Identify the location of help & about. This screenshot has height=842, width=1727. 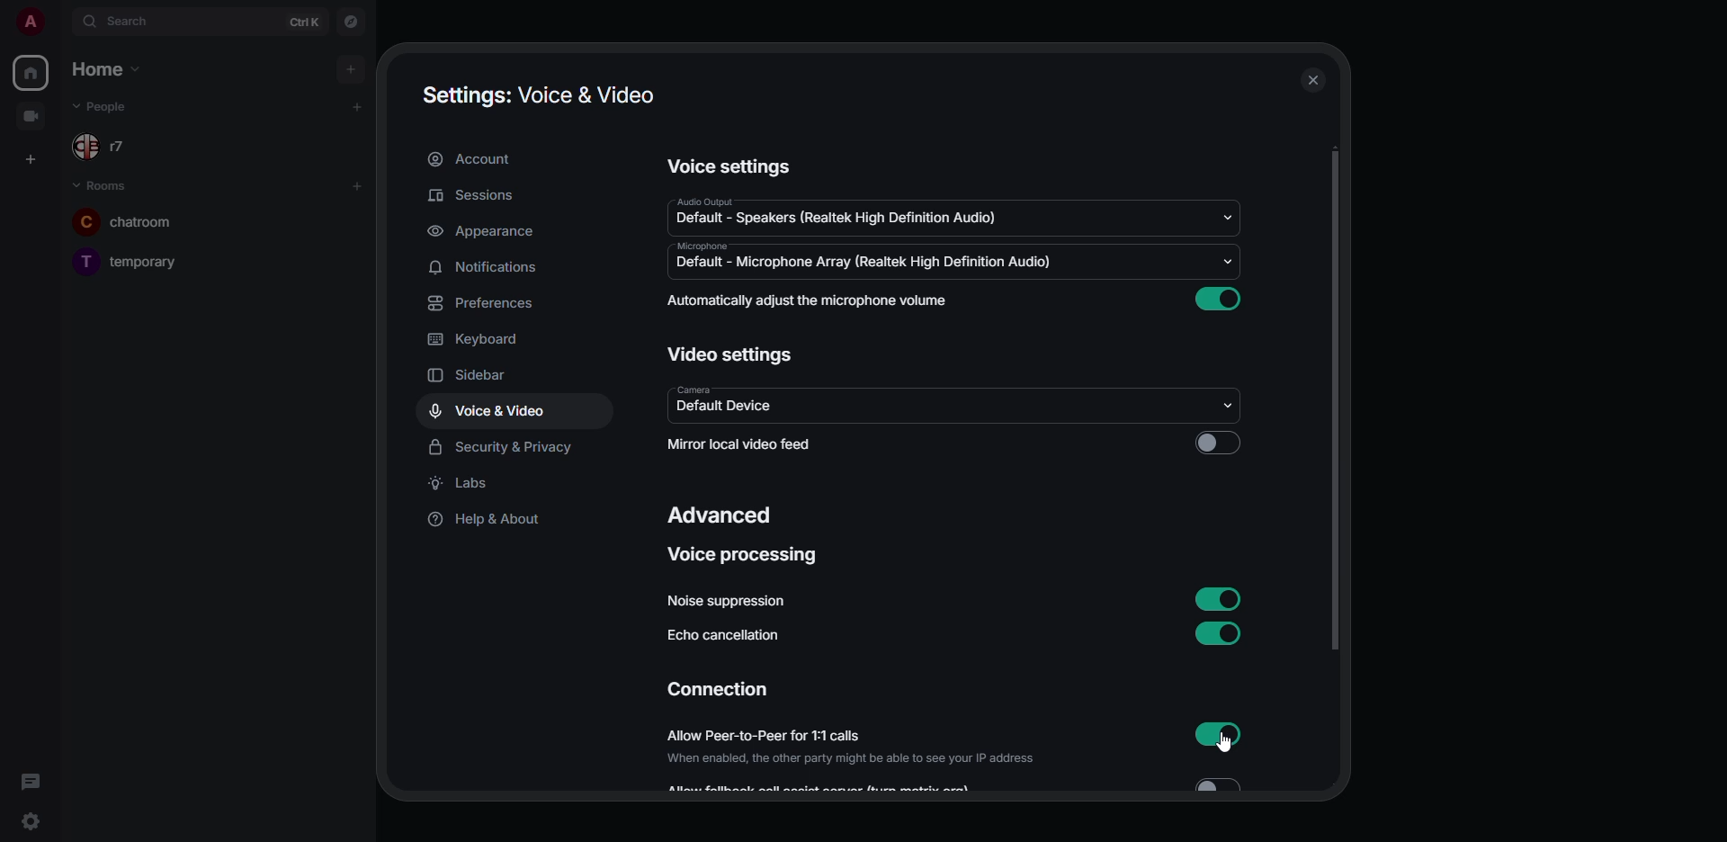
(484, 520).